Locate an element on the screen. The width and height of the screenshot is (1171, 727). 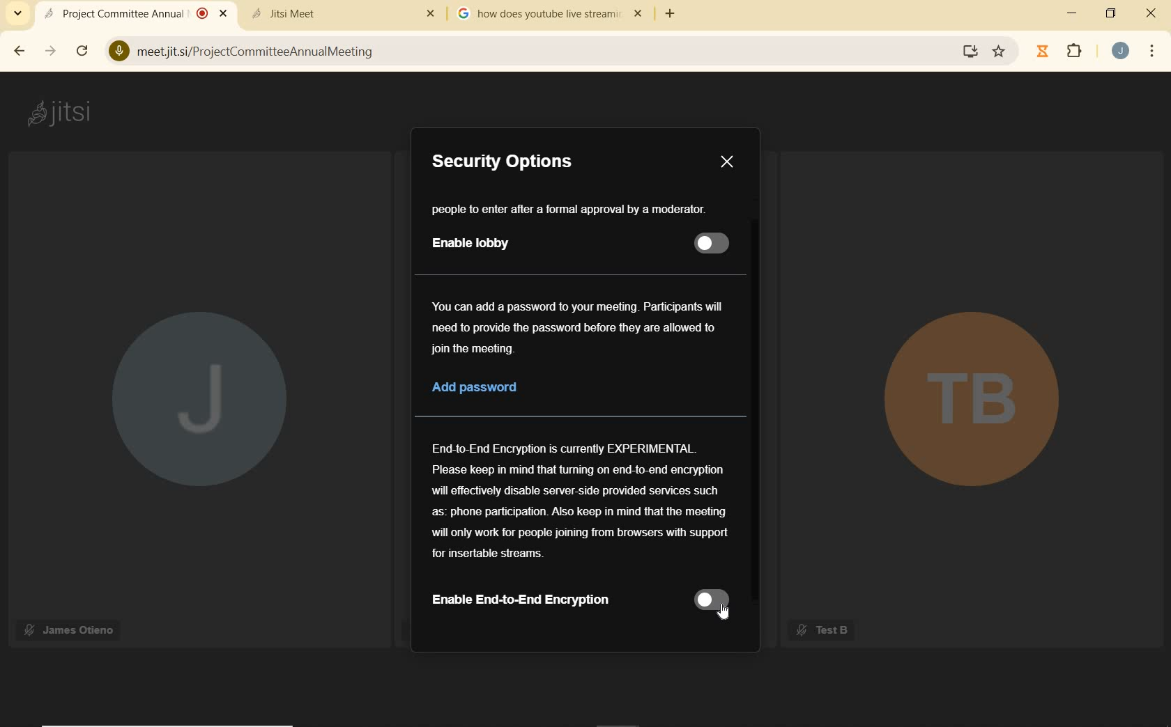
BACK is located at coordinates (17, 52).